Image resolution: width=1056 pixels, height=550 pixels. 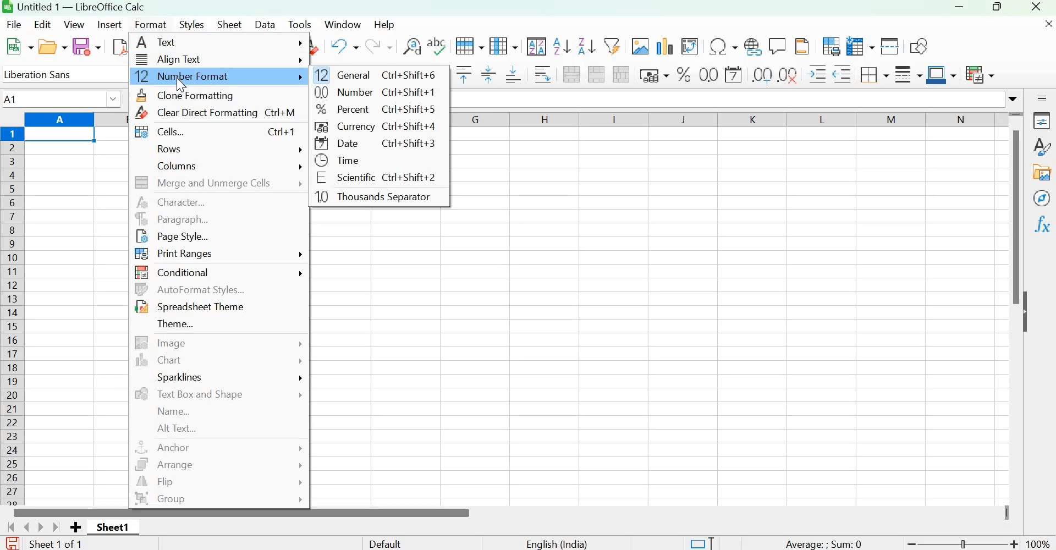 I want to click on File, so click(x=15, y=24).